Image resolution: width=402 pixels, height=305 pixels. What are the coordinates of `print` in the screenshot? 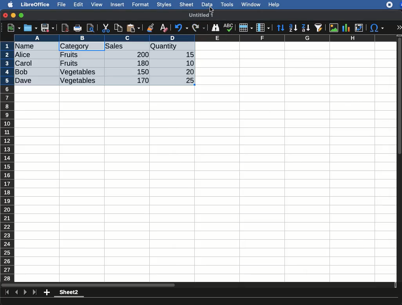 It's located at (78, 28).